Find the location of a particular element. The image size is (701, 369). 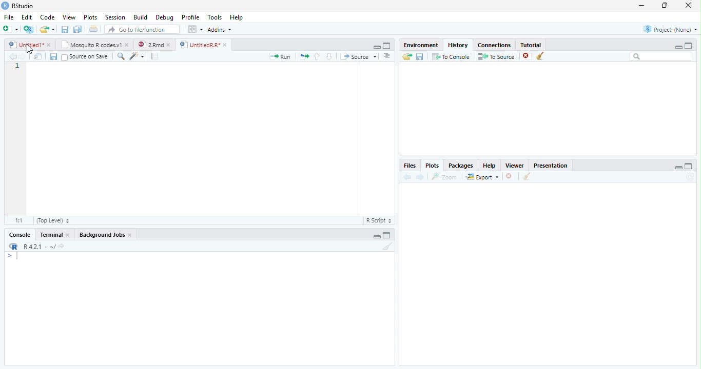

Next plot is located at coordinates (420, 177).